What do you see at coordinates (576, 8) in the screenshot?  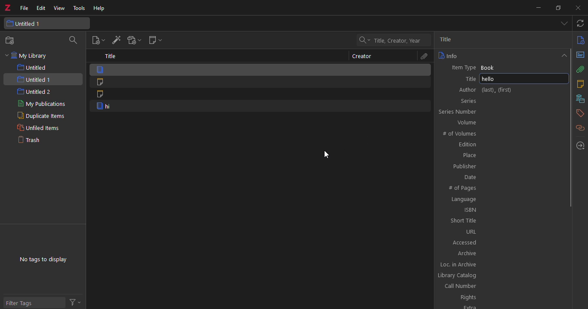 I see `close` at bounding box center [576, 8].